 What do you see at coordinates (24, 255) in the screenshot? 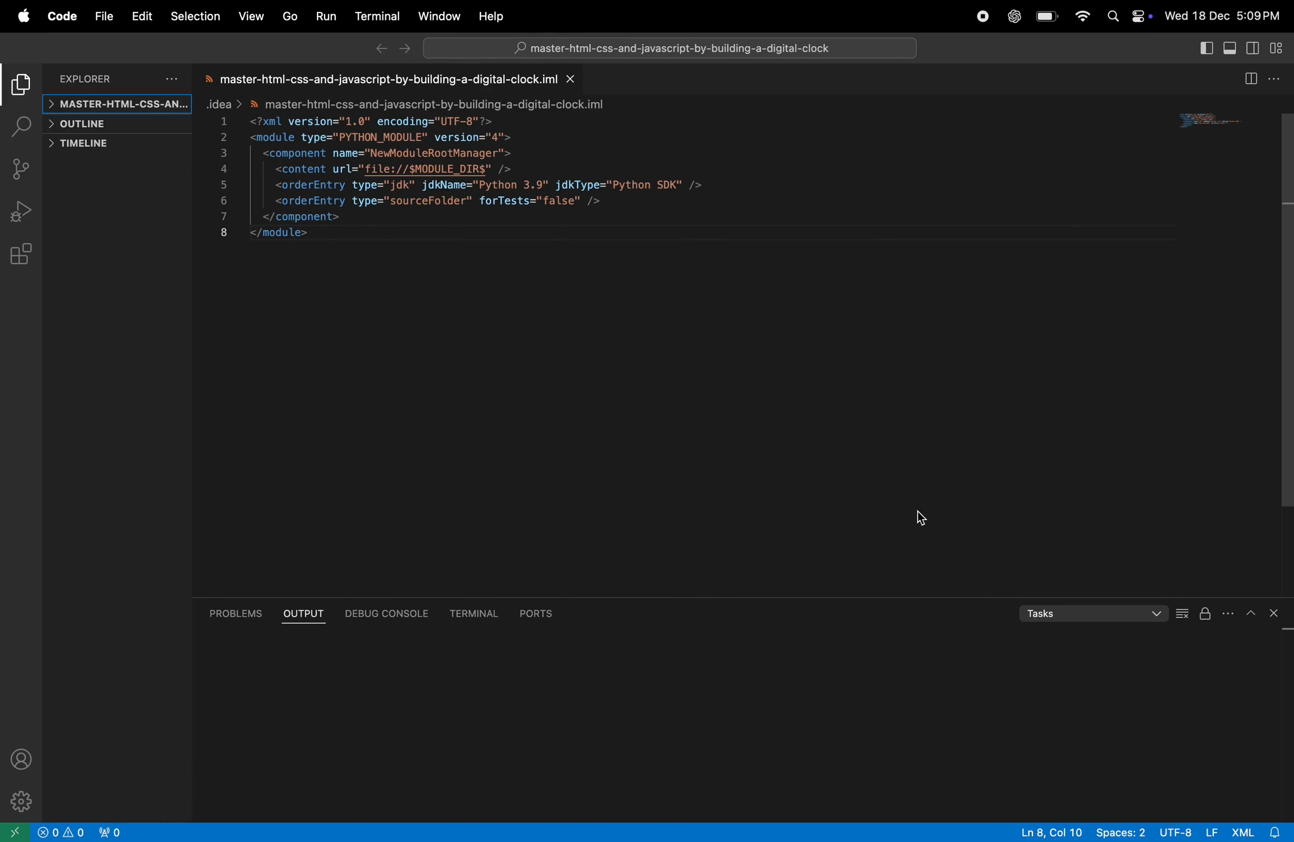
I see `extensions` at bounding box center [24, 255].